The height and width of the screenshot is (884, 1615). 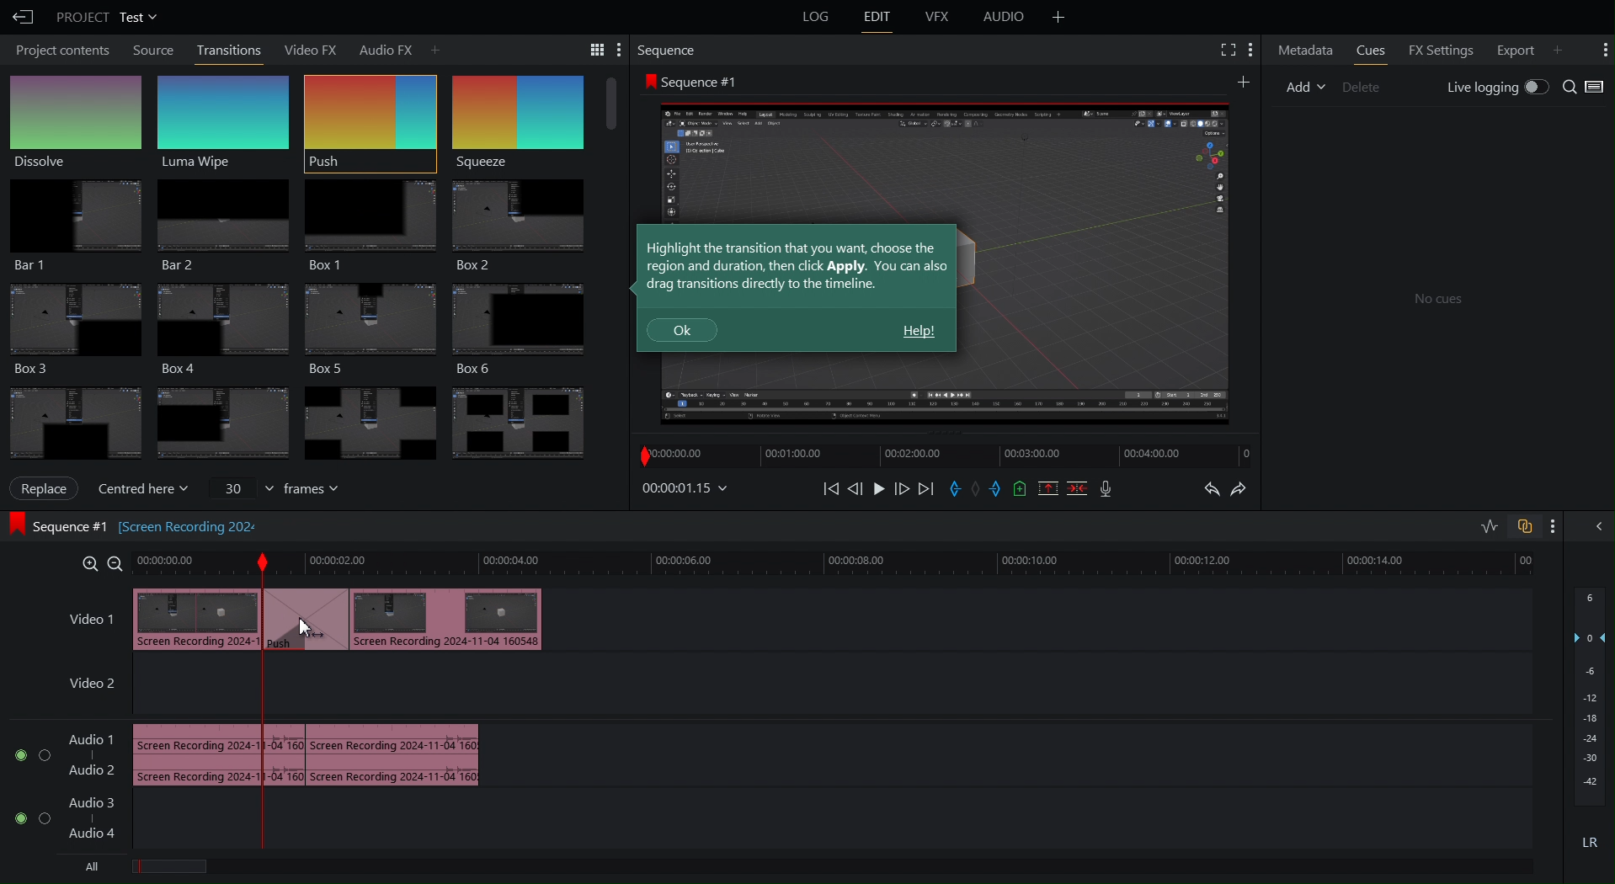 What do you see at coordinates (147, 486) in the screenshot?
I see `Centered here` at bounding box center [147, 486].